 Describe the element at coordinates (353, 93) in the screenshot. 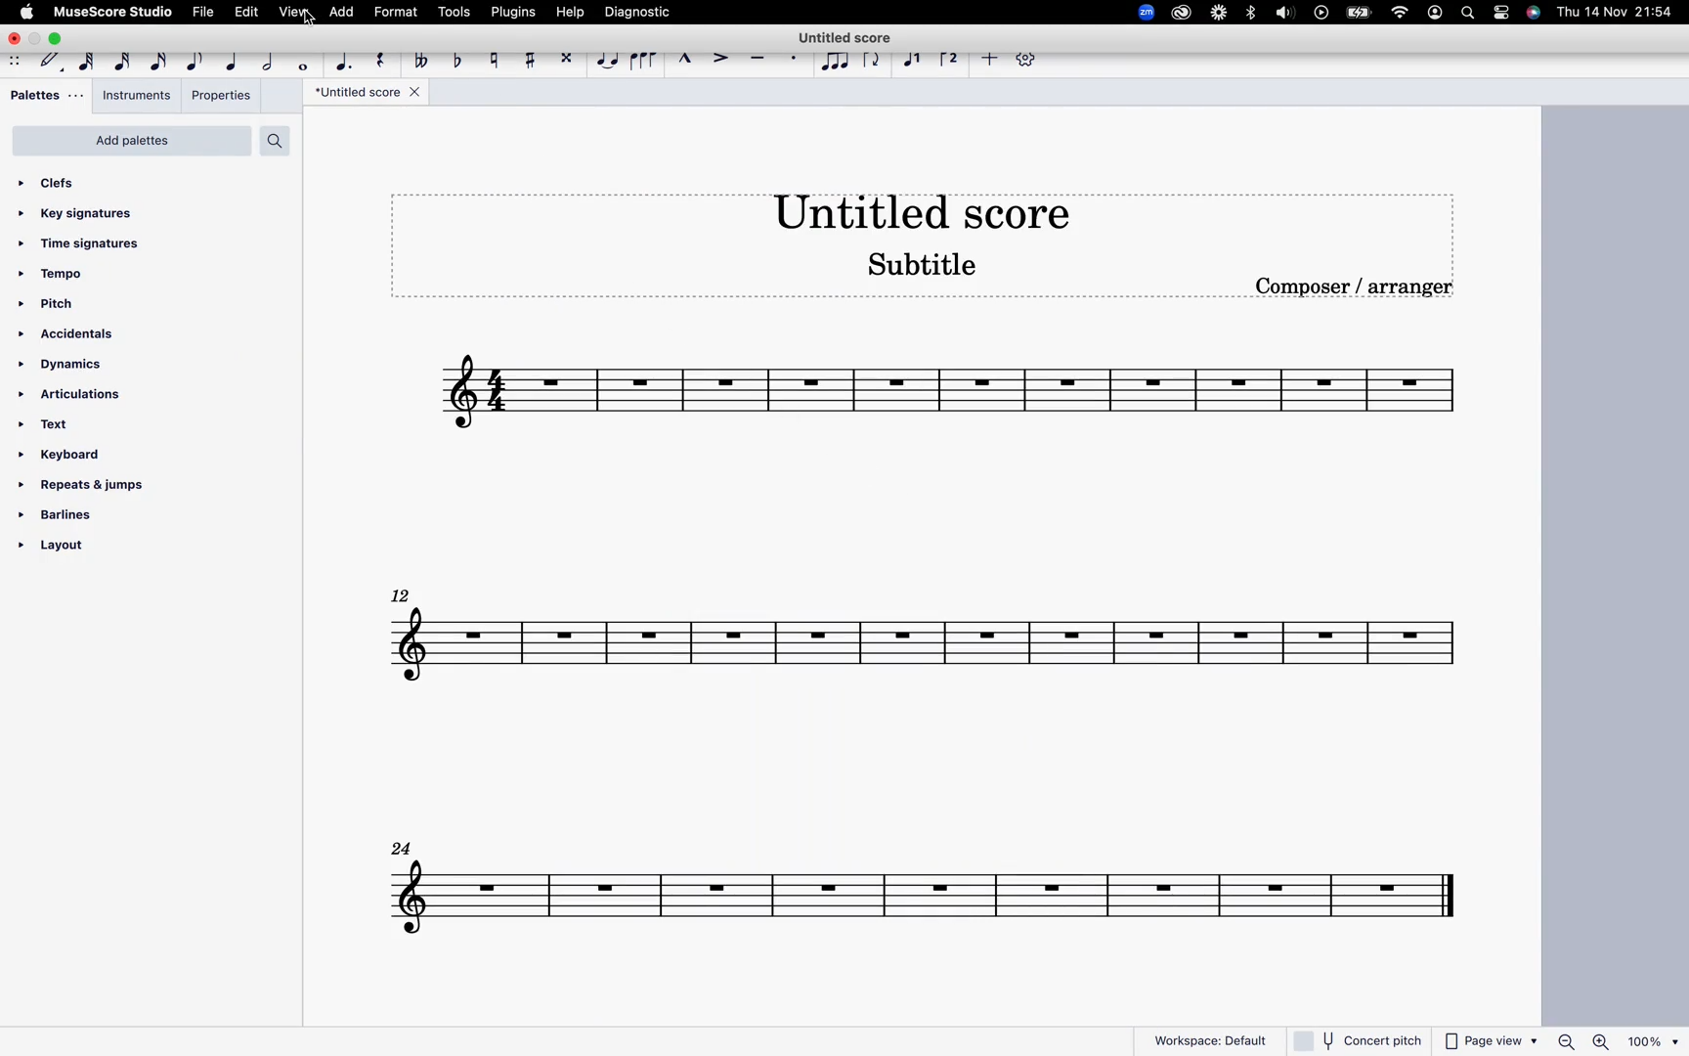

I see `score title` at that location.